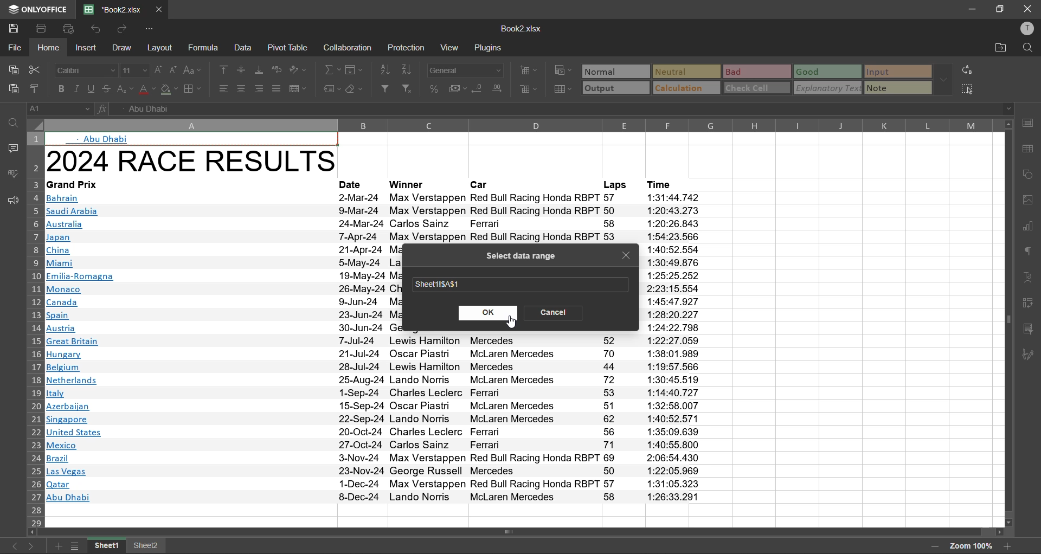 The width and height of the screenshot is (1041, 554). Describe the element at coordinates (16, 175) in the screenshot. I see `spellcheck` at that location.